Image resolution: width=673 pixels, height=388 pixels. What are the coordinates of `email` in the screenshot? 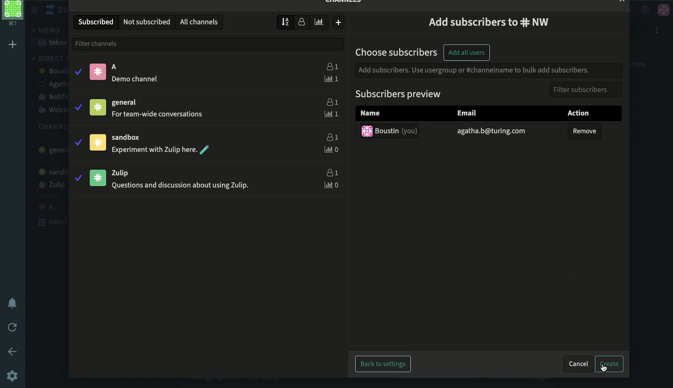 It's located at (492, 132).